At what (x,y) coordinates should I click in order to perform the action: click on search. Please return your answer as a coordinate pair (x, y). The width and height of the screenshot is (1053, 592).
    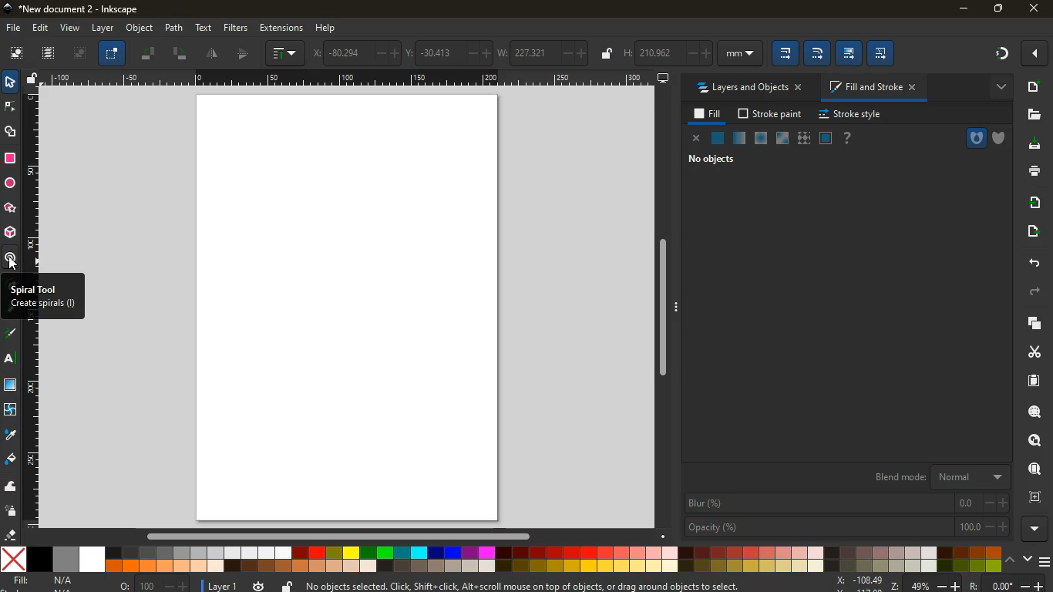
    Looking at the image, I should click on (1031, 414).